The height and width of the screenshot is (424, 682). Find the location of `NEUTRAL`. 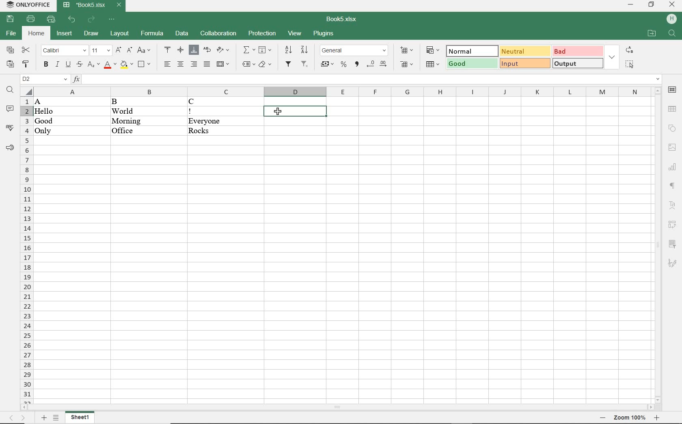

NEUTRAL is located at coordinates (525, 51).